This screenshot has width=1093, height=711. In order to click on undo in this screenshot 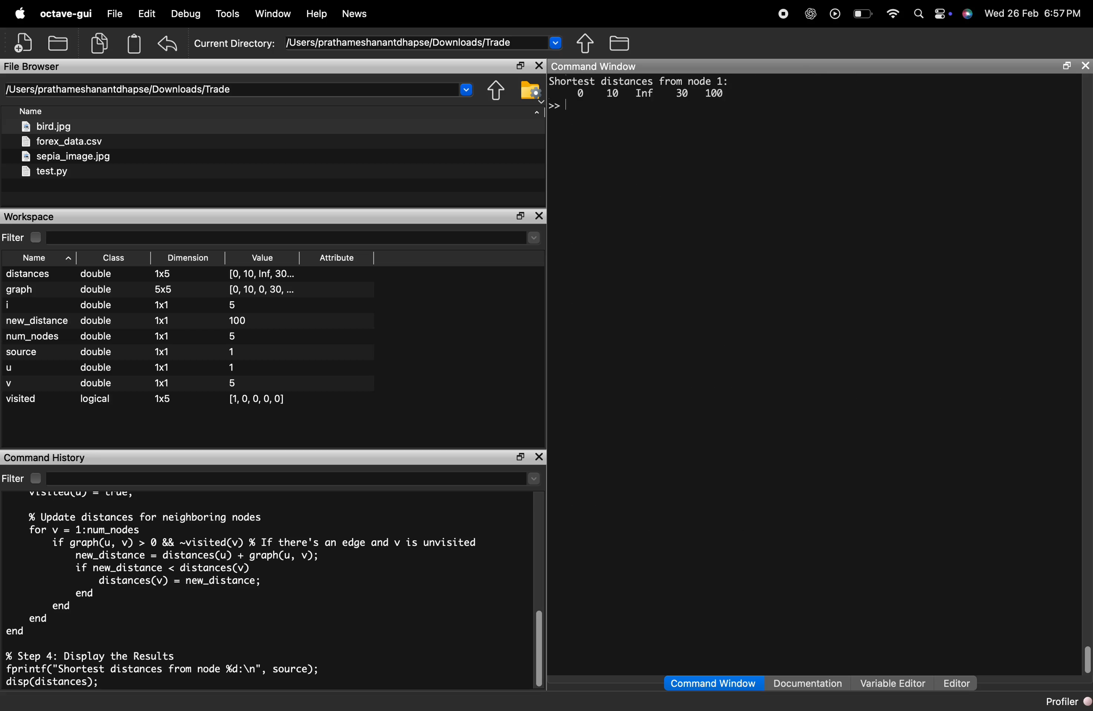, I will do `click(168, 43)`.